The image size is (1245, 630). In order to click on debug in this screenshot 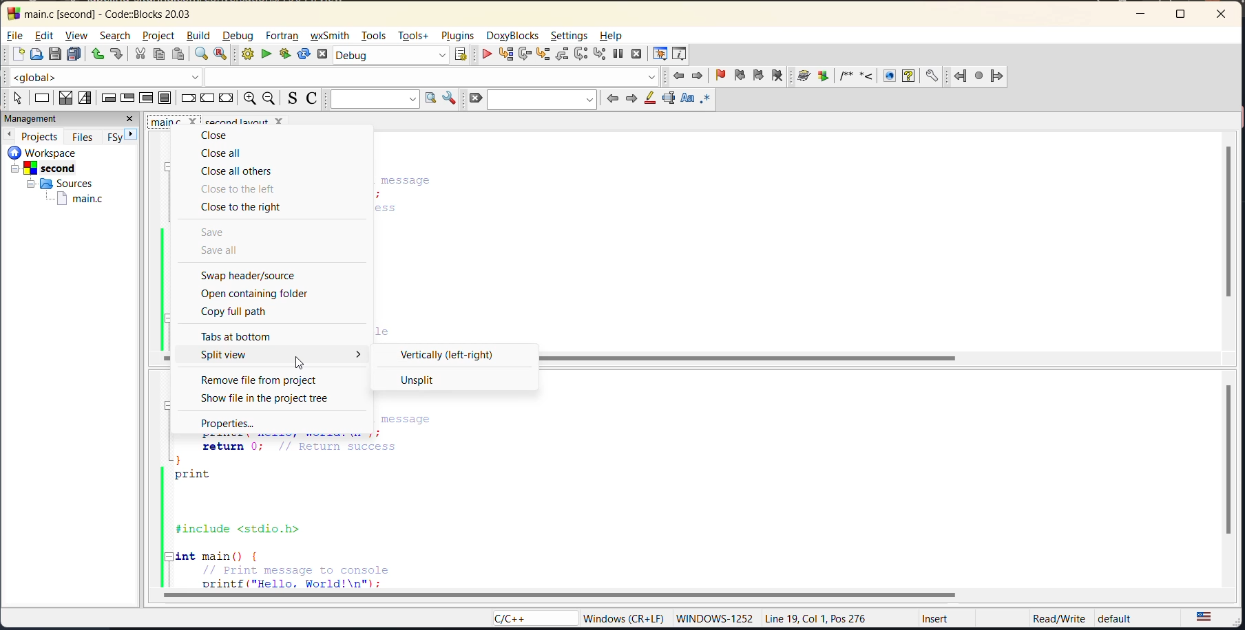, I will do `click(240, 36)`.